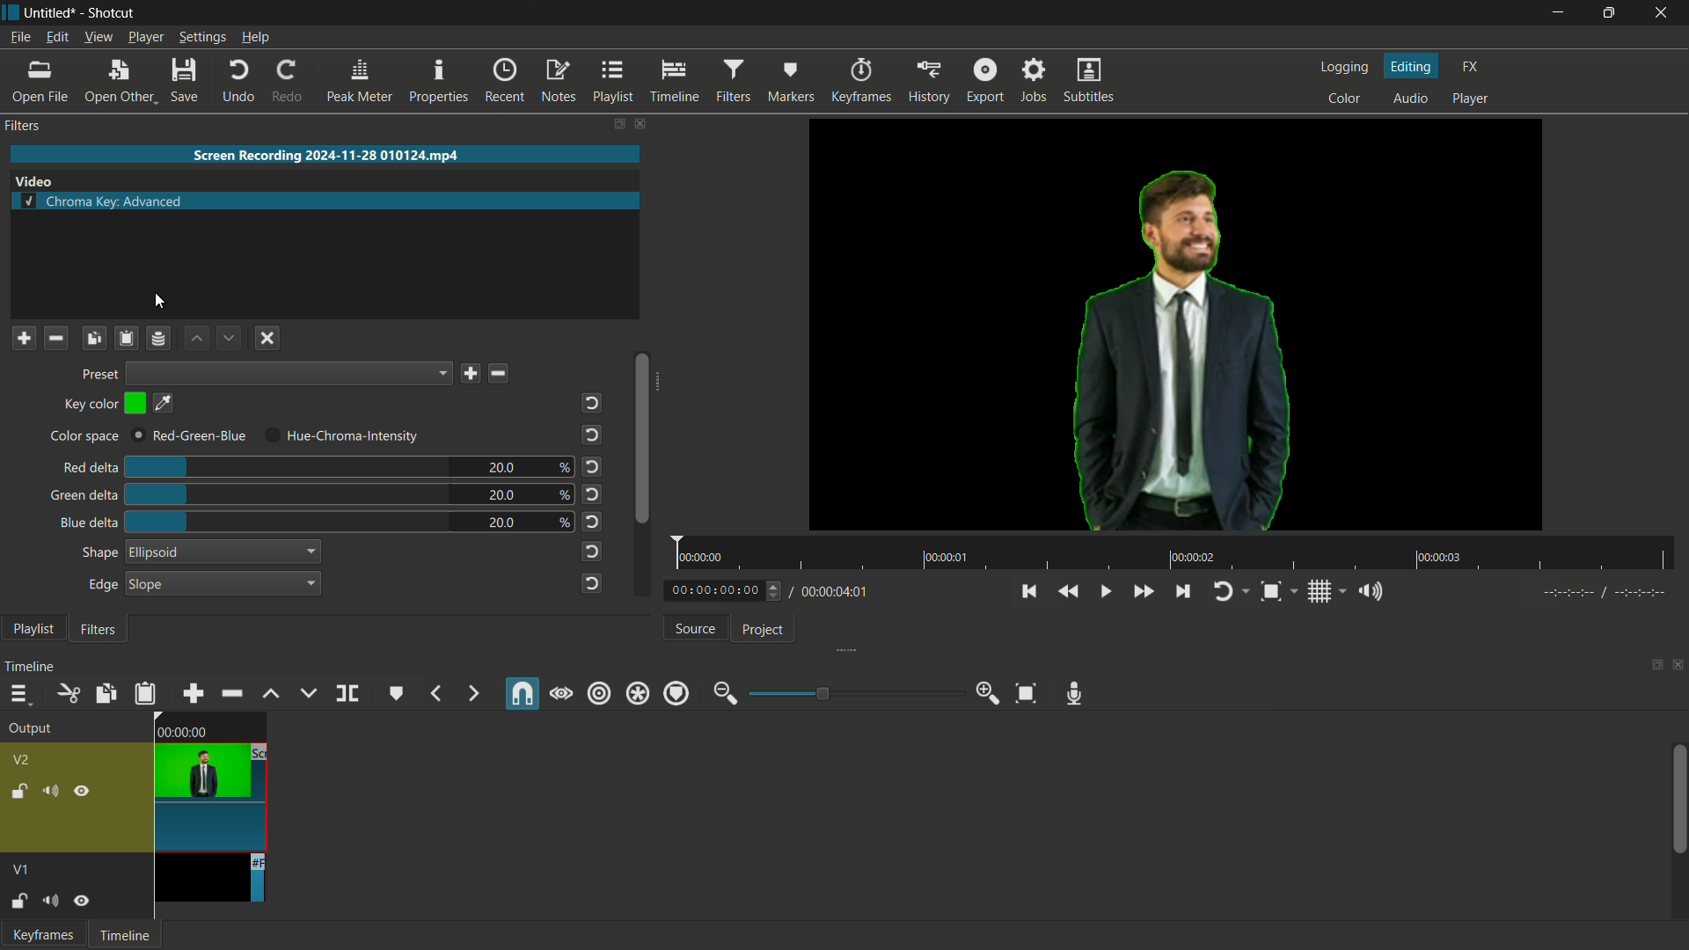 This screenshot has width=1689, height=950. Describe the element at coordinates (643, 436) in the screenshot. I see `scroll bar` at that location.